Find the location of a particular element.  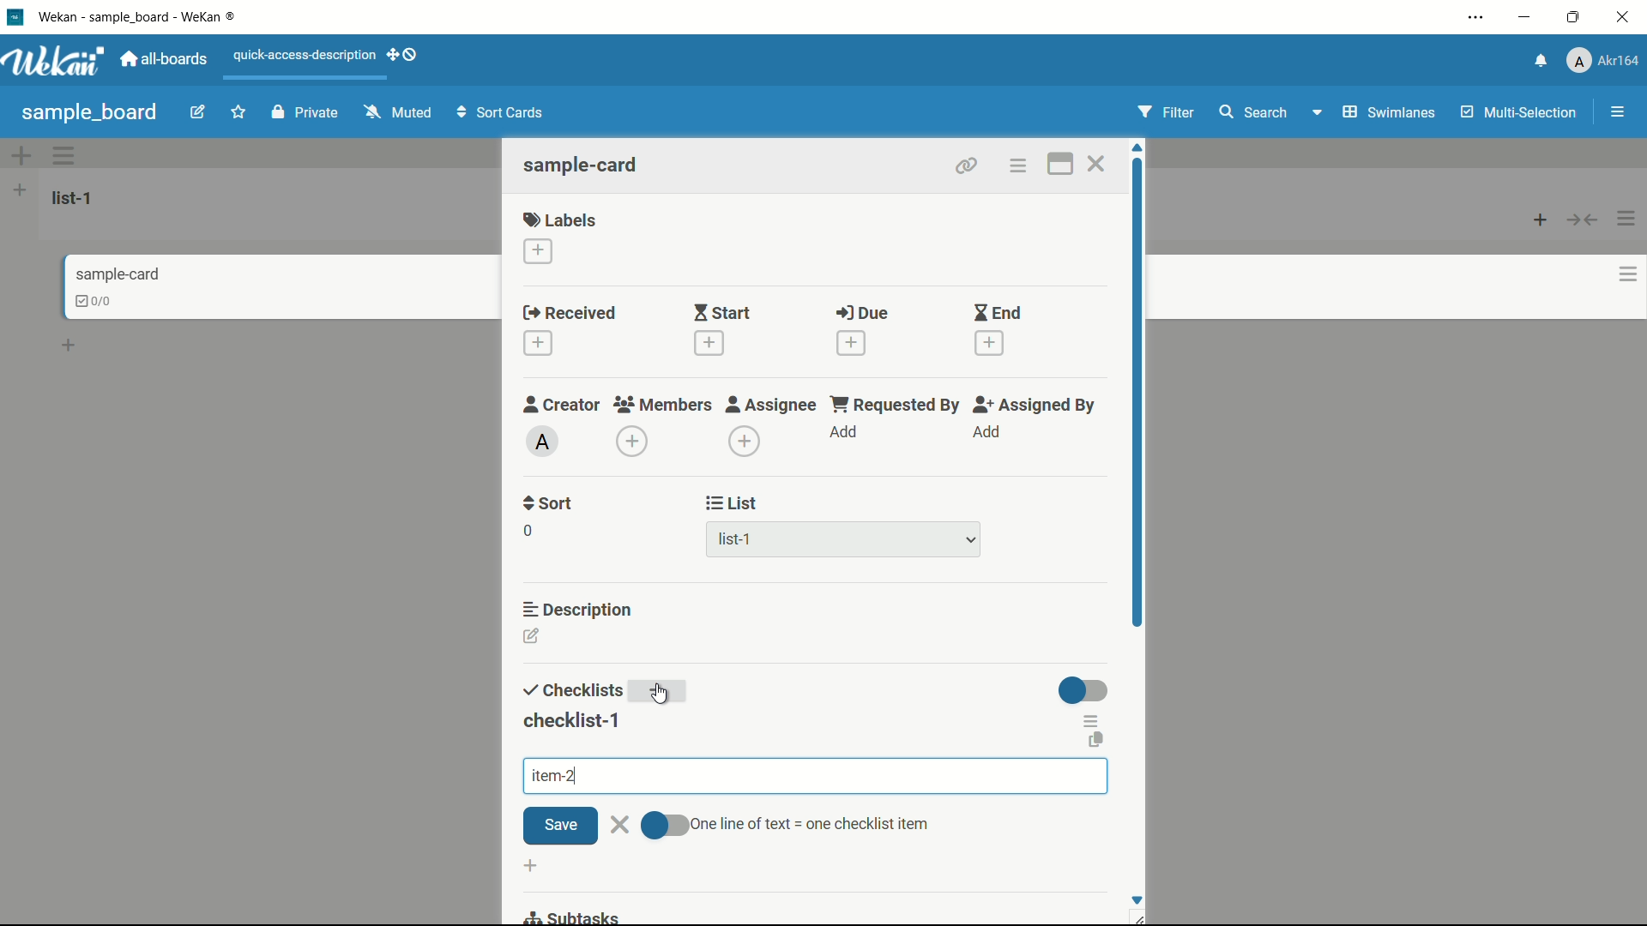

list-1 is located at coordinates (75, 197).